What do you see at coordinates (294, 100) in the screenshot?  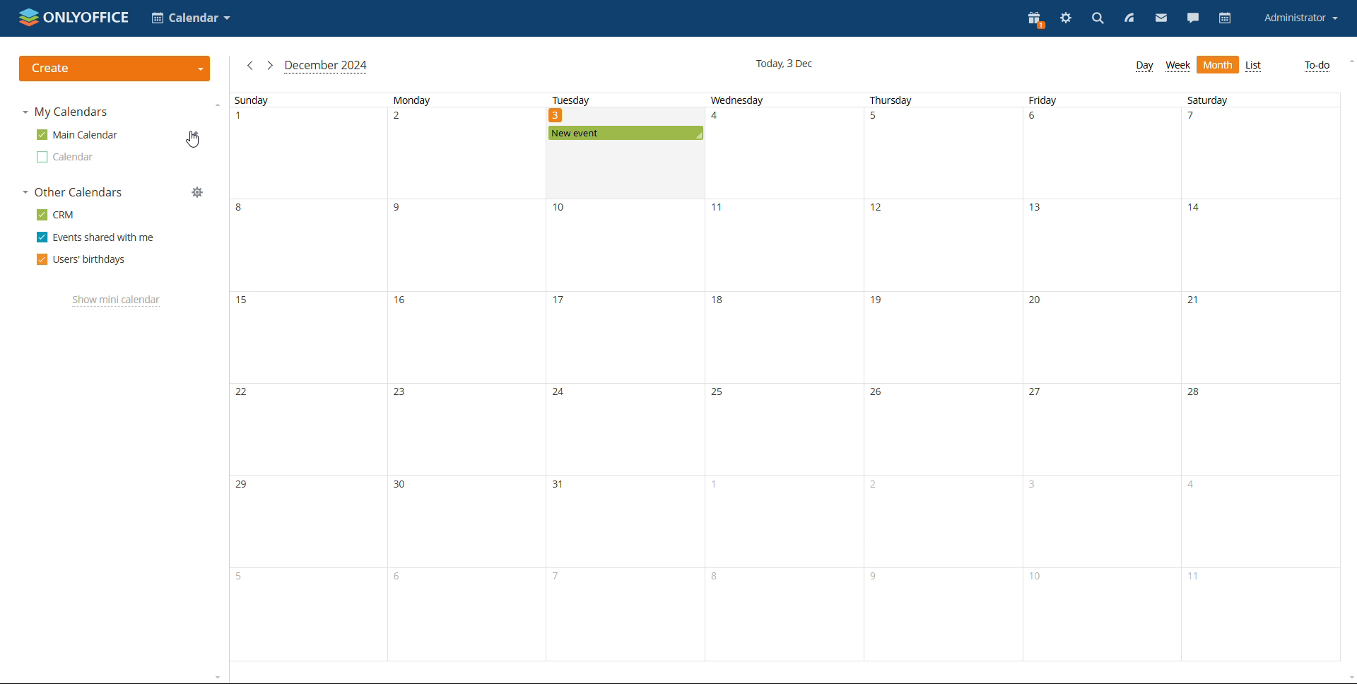 I see `sunday` at bounding box center [294, 100].